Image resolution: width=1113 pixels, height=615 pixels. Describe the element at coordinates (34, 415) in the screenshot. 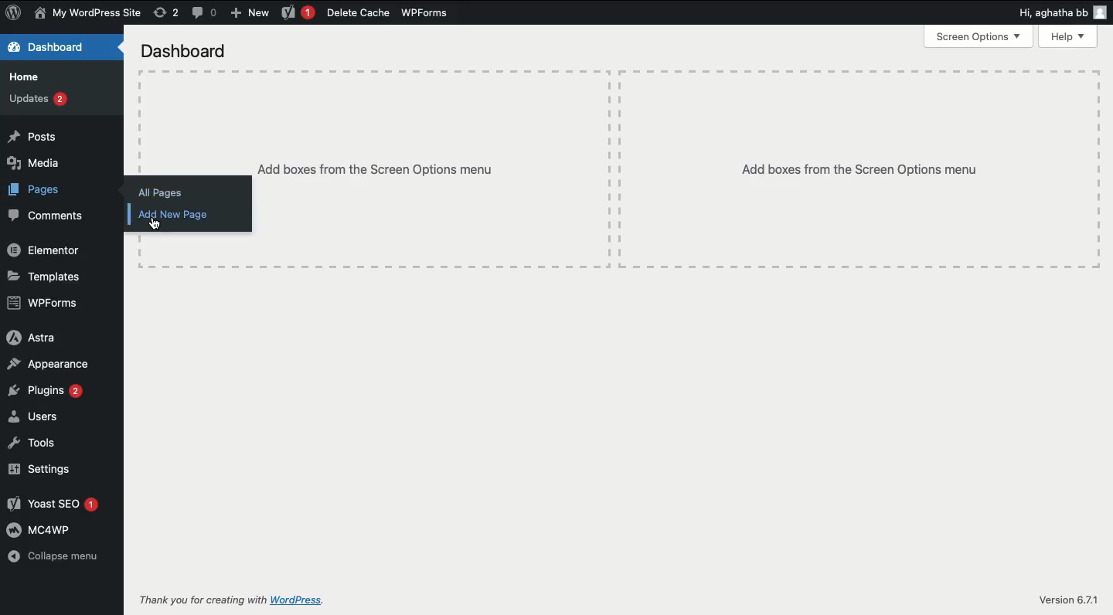

I see `Users` at that location.